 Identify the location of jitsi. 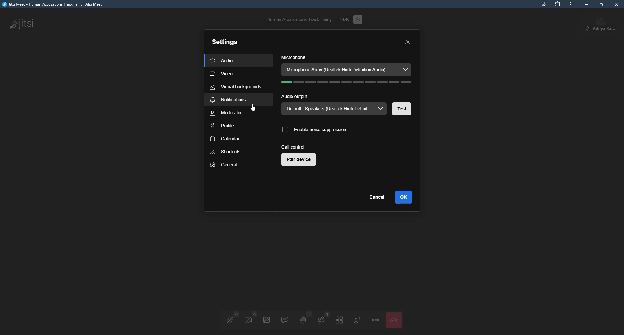
(56, 5).